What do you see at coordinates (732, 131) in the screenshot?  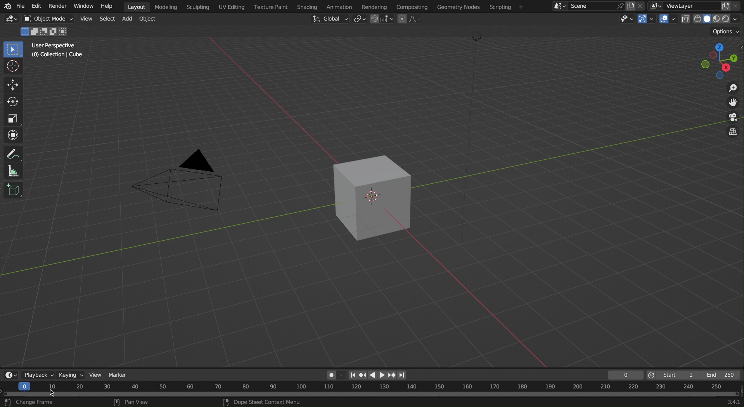 I see `Toggle Views` at bounding box center [732, 131].